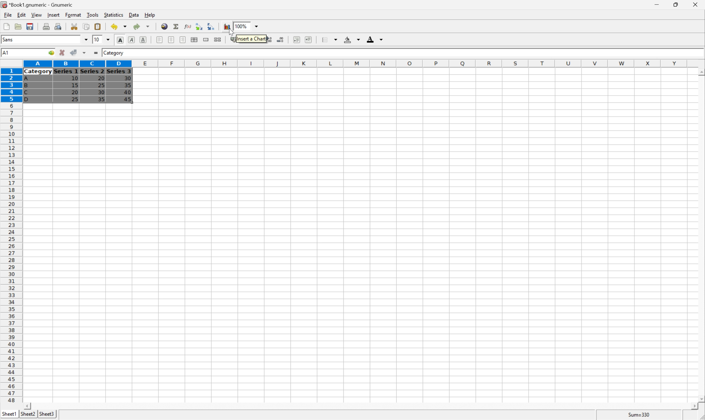  Describe the element at coordinates (75, 85) in the screenshot. I see `15` at that location.